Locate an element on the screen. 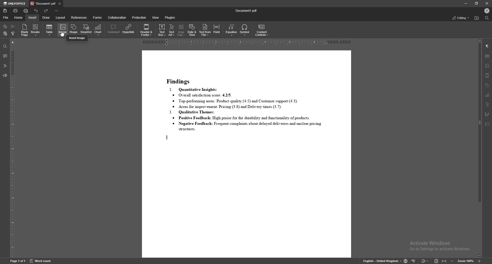  forms is located at coordinates (98, 18).